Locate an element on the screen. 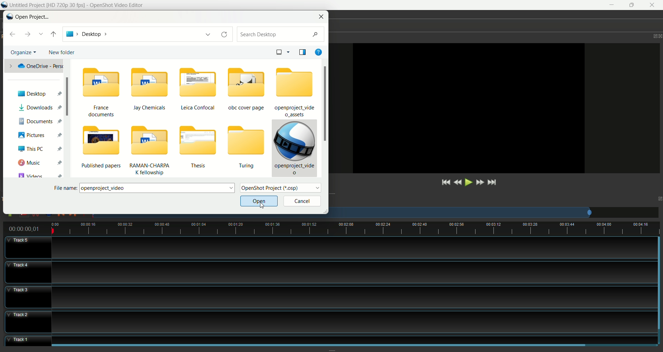 The width and height of the screenshot is (663, 352). logo is located at coordinates (5, 5).